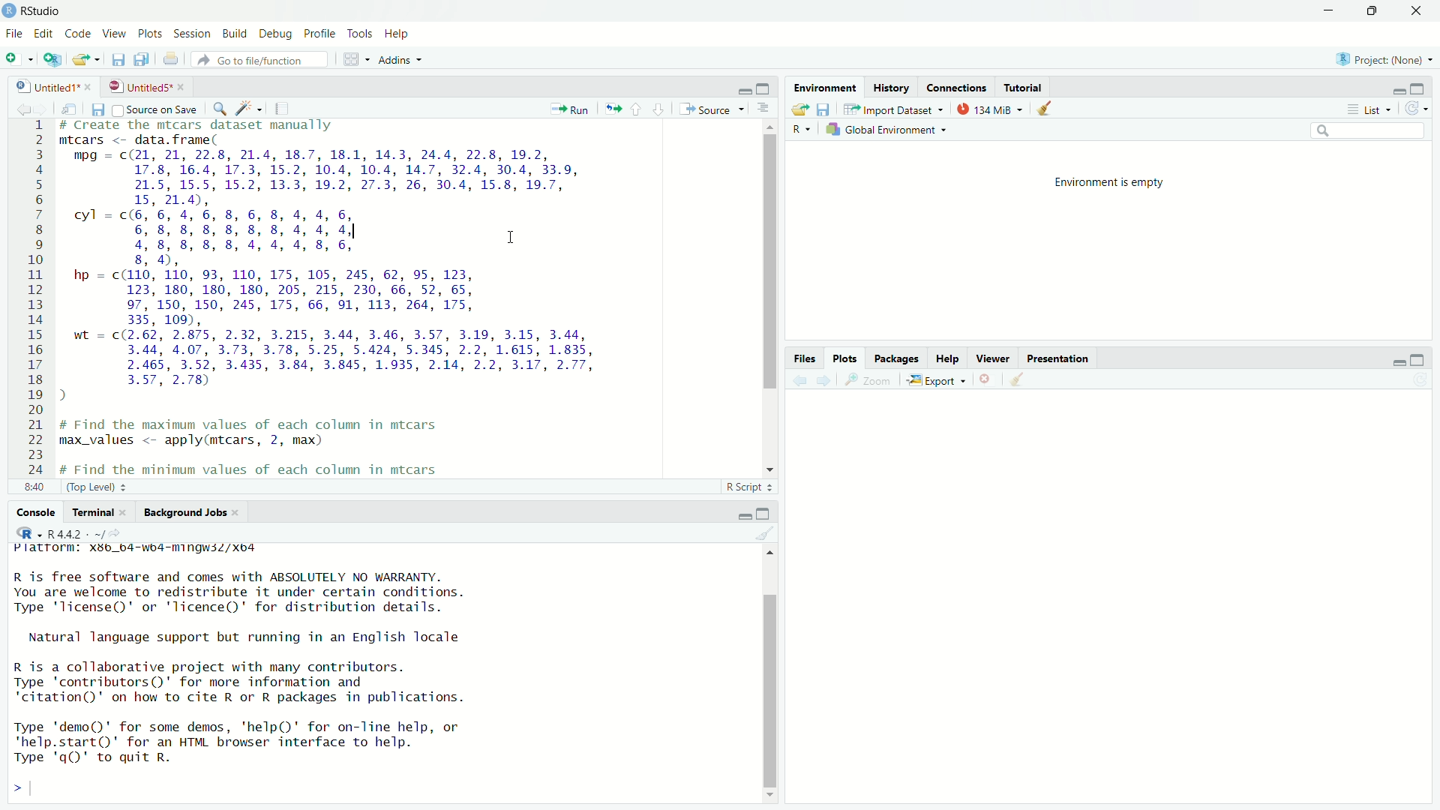 The height and width of the screenshot is (810, 1440). Describe the element at coordinates (710, 109) in the screenshot. I see `+ Source ~` at that location.